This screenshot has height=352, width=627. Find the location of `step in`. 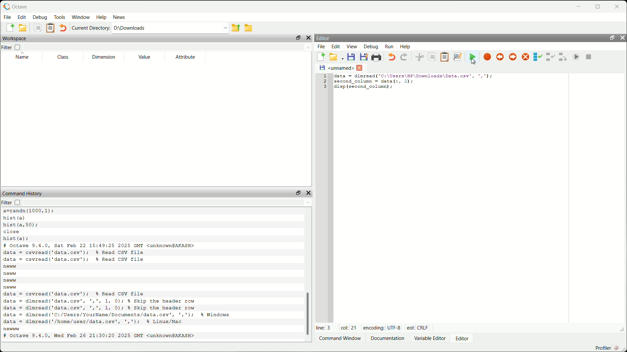

step in is located at coordinates (550, 58).